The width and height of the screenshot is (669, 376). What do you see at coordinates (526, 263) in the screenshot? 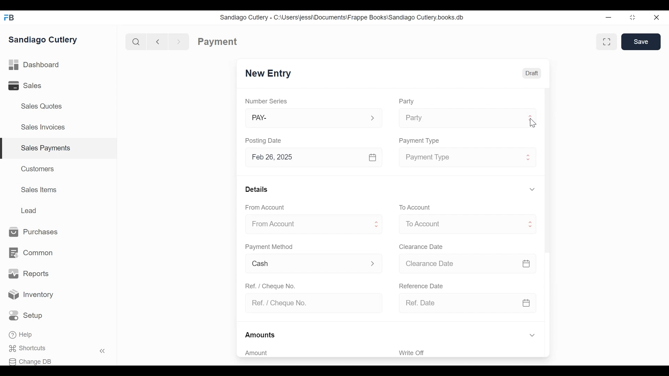
I see `Calendar` at bounding box center [526, 263].